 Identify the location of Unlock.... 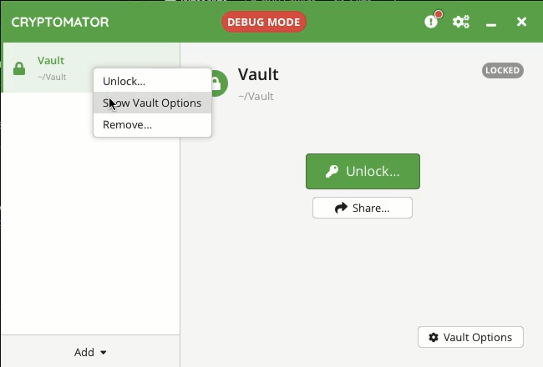
(154, 83).